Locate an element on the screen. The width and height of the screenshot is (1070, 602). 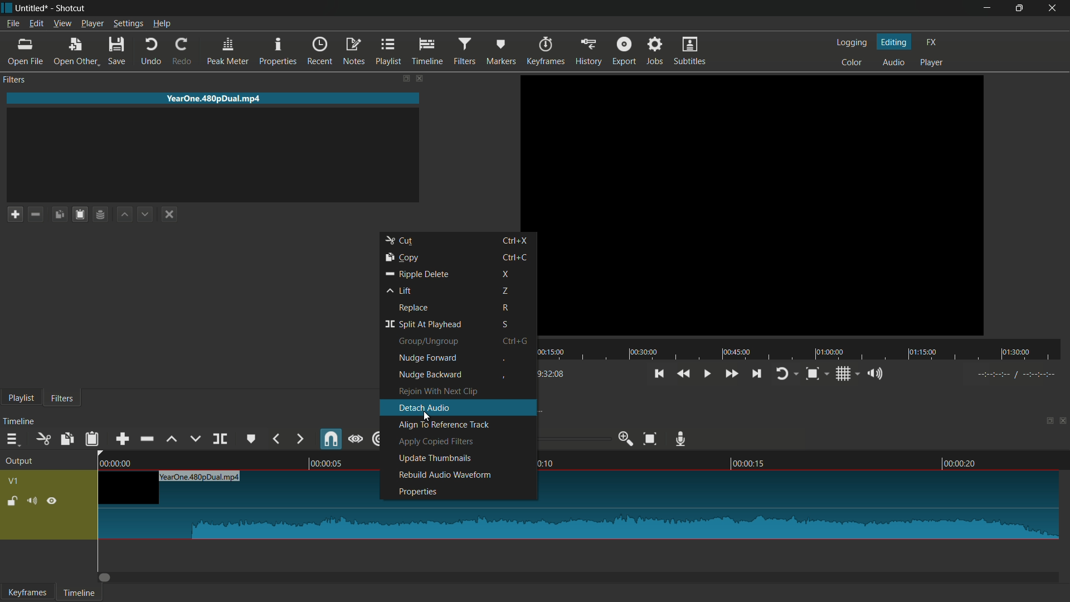
history is located at coordinates (588, 51).